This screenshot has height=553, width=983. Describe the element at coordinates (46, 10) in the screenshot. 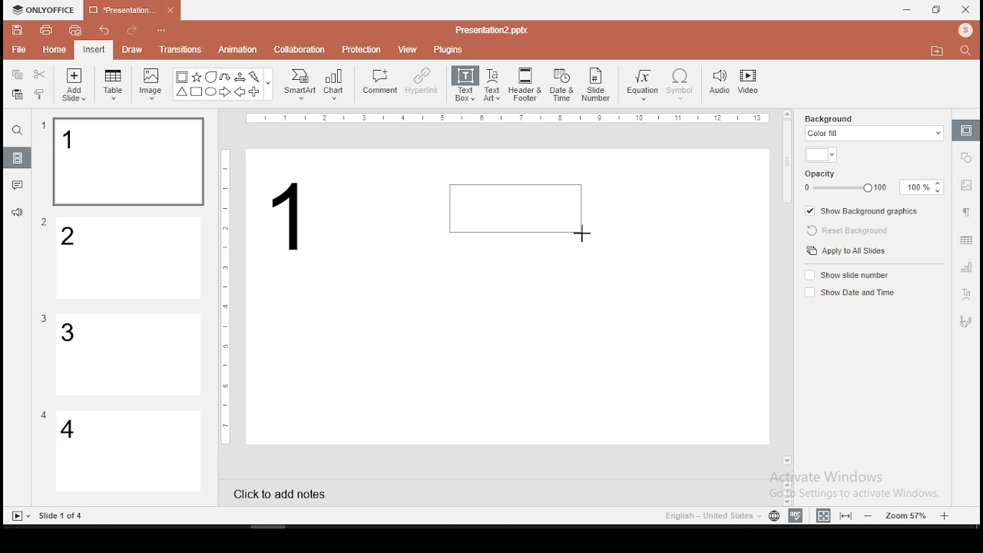

I see `icon` at that location.